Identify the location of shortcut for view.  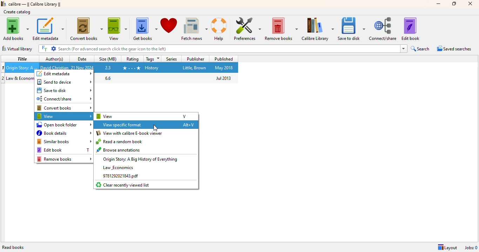
(184, 116).